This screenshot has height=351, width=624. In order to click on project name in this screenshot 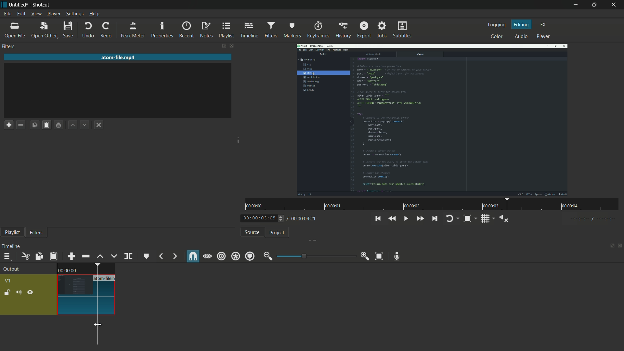, I will do `click(18, 5)`.